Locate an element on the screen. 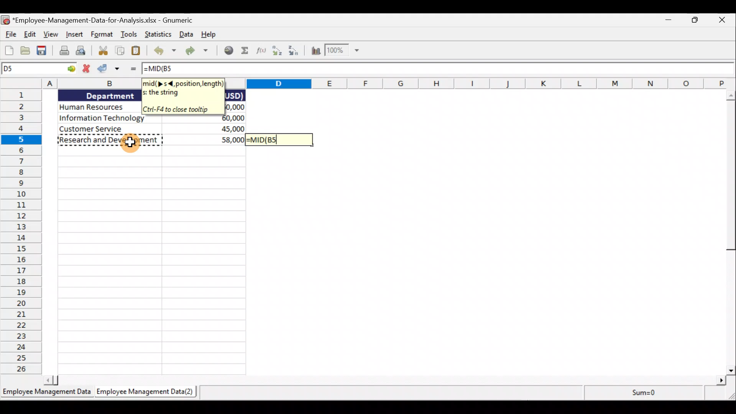  Redo the undone action is located at coordinates (198, 51).